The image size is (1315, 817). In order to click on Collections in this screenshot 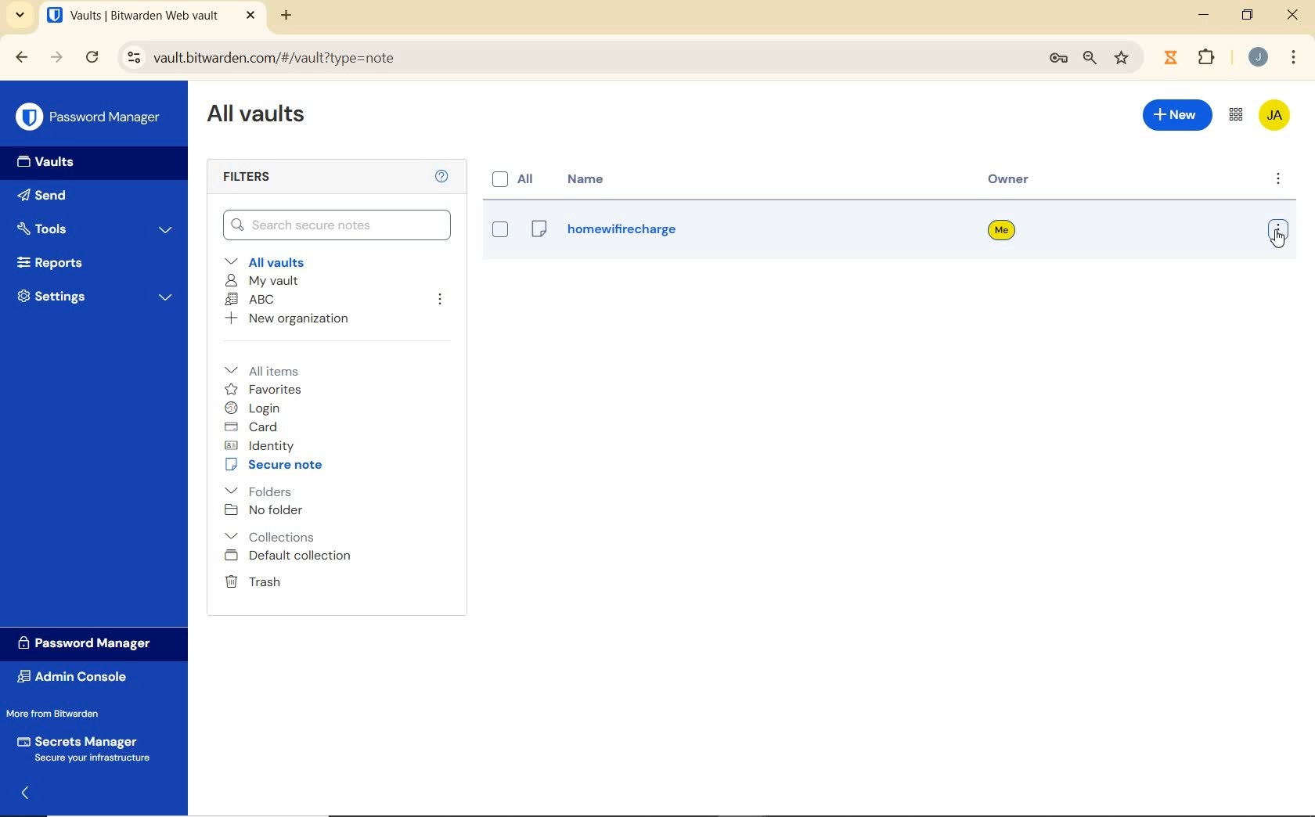, I will do `click(273, 536)`.